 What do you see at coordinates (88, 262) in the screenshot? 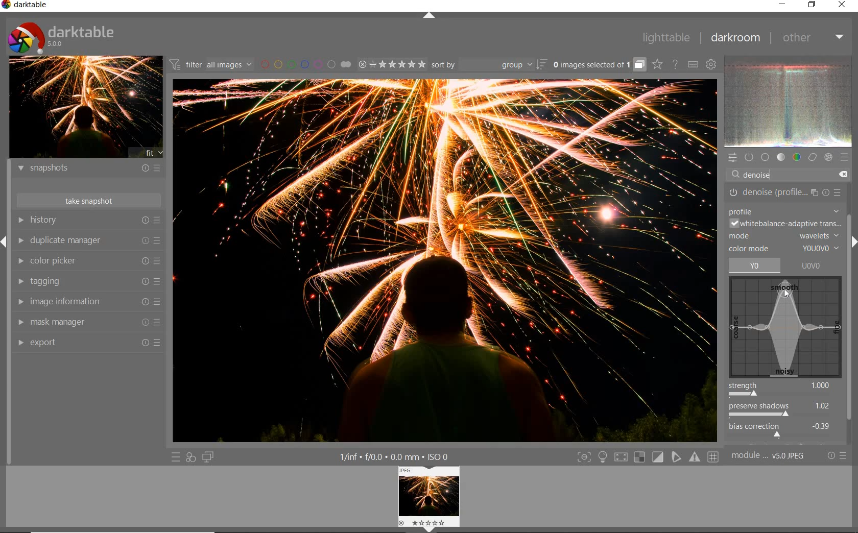
I see `color picker` at bounding box center [88, 262].